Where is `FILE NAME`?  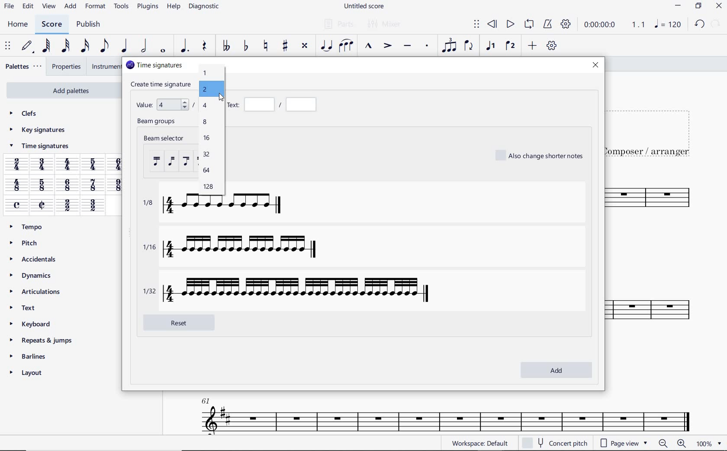
FILE NAME is located at coordinates (365, 7).